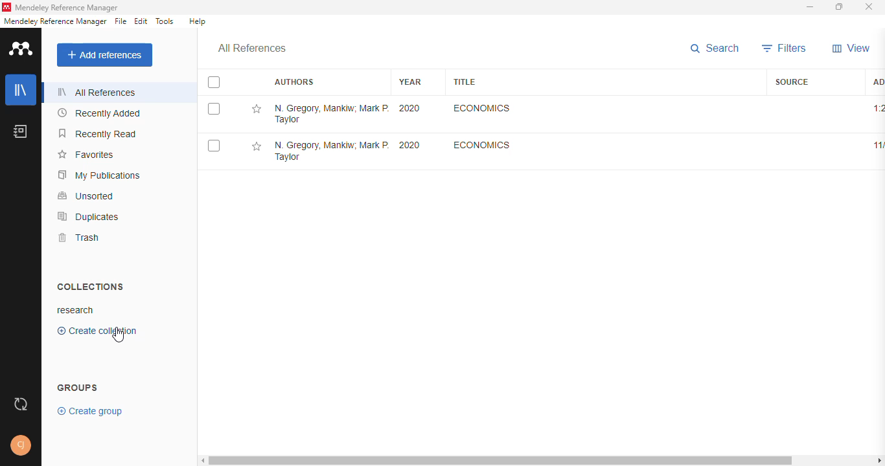  Describe the element at coordinates (878, 108) in the screenshot. I see `1:20` at that location.